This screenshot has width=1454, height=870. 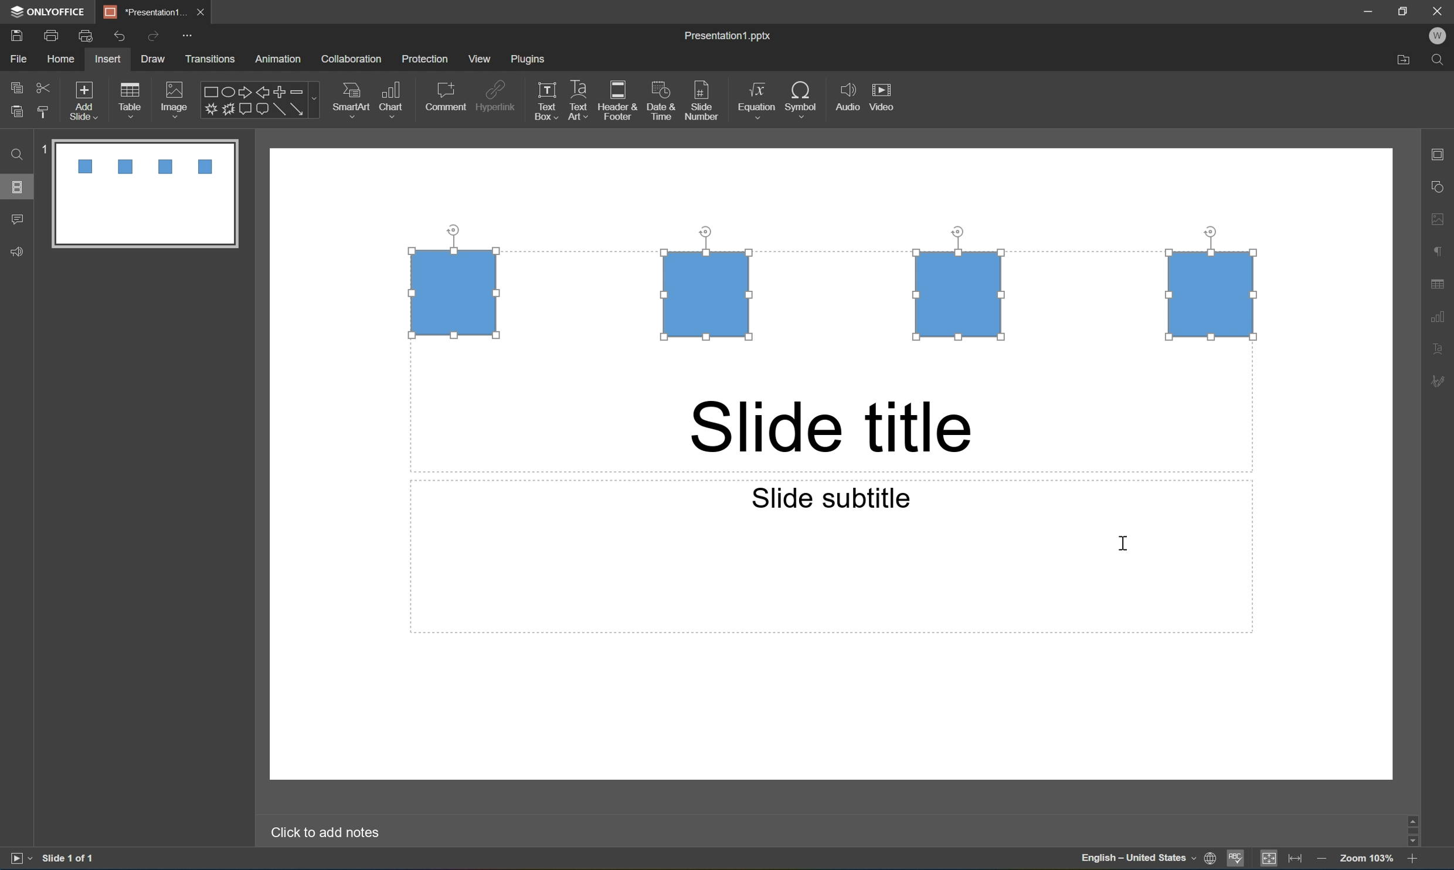 I want to click on image, so click(x=174, y=97).